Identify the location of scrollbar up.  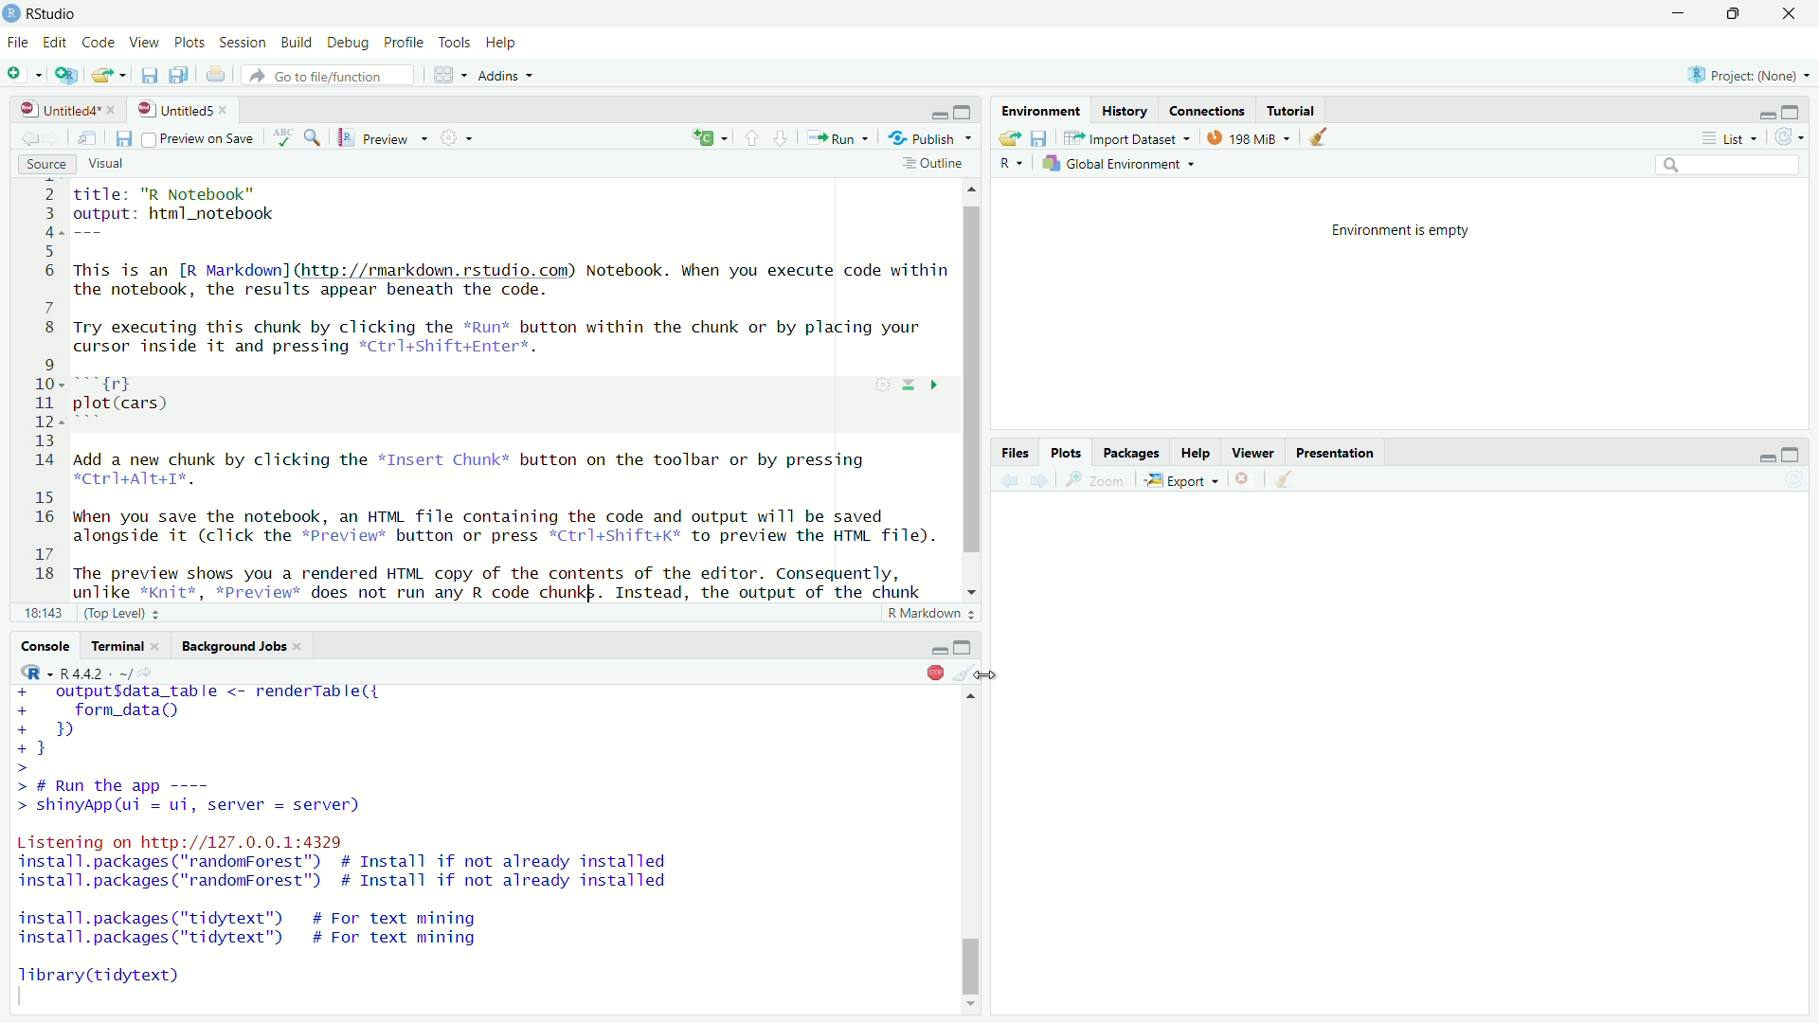
(972, 696).